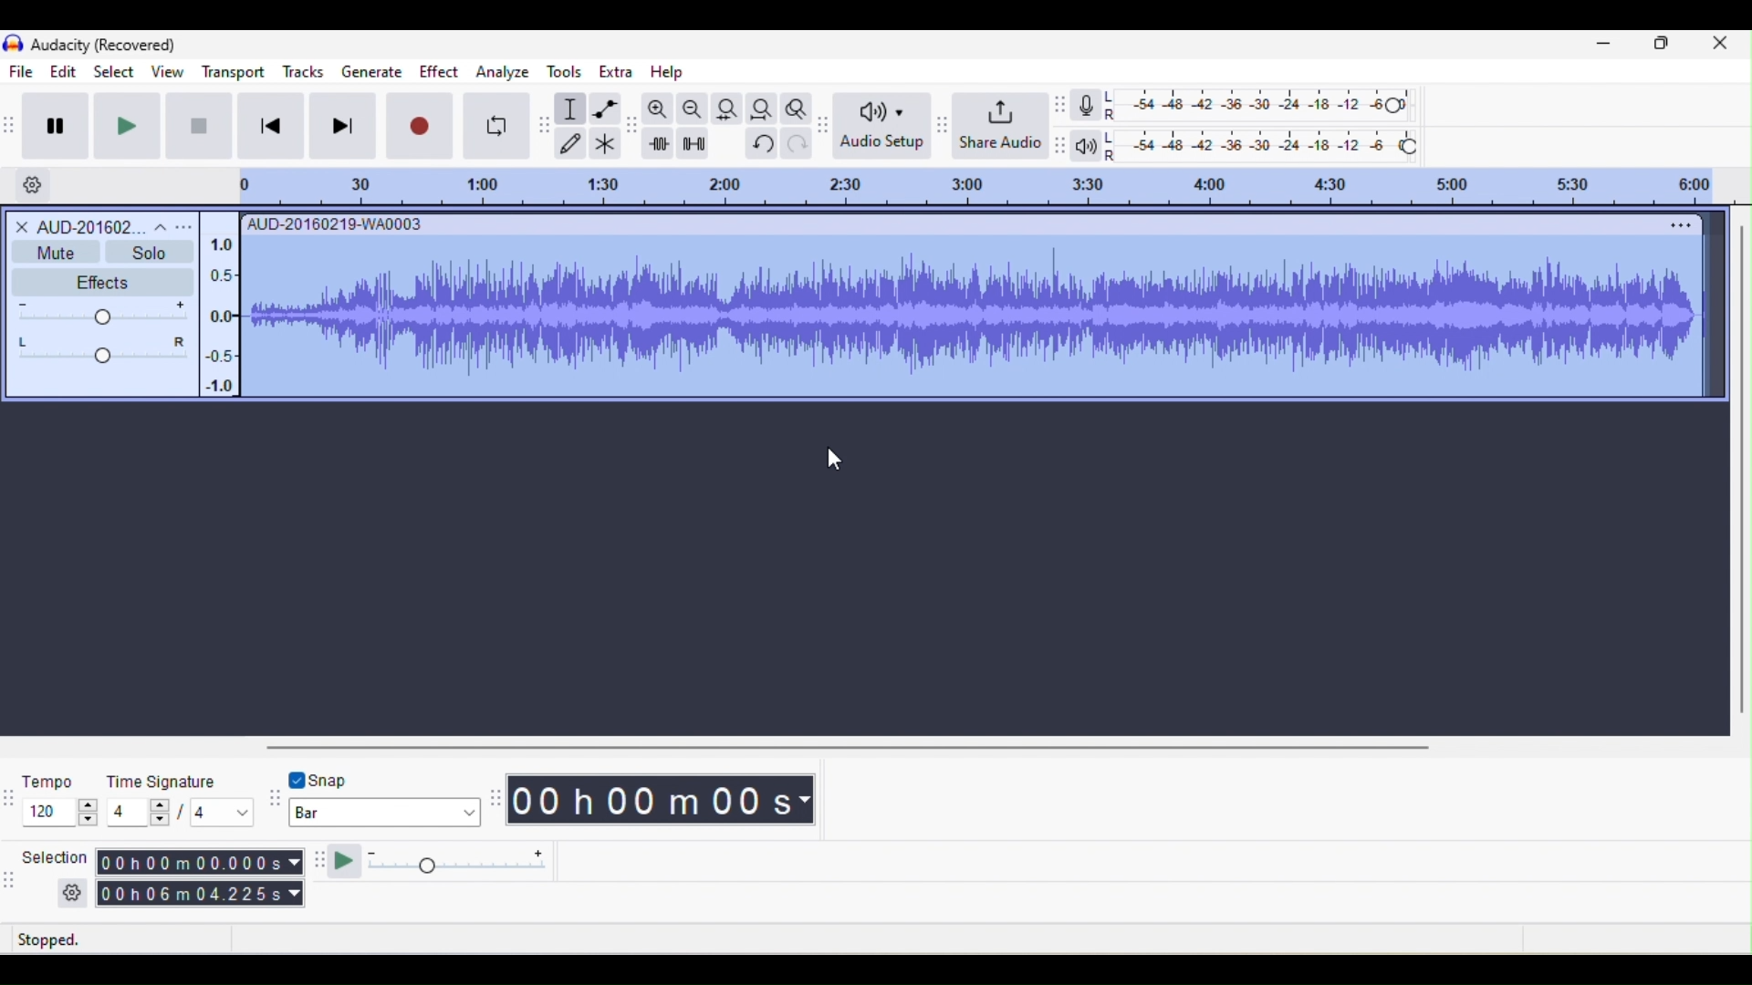 Image resolution: width=1752 pixels, height=985 pixels. What do you see at coordinates (1260, 103) in the screenshot?
I see `recording level` at bounding box center [1260, 103].